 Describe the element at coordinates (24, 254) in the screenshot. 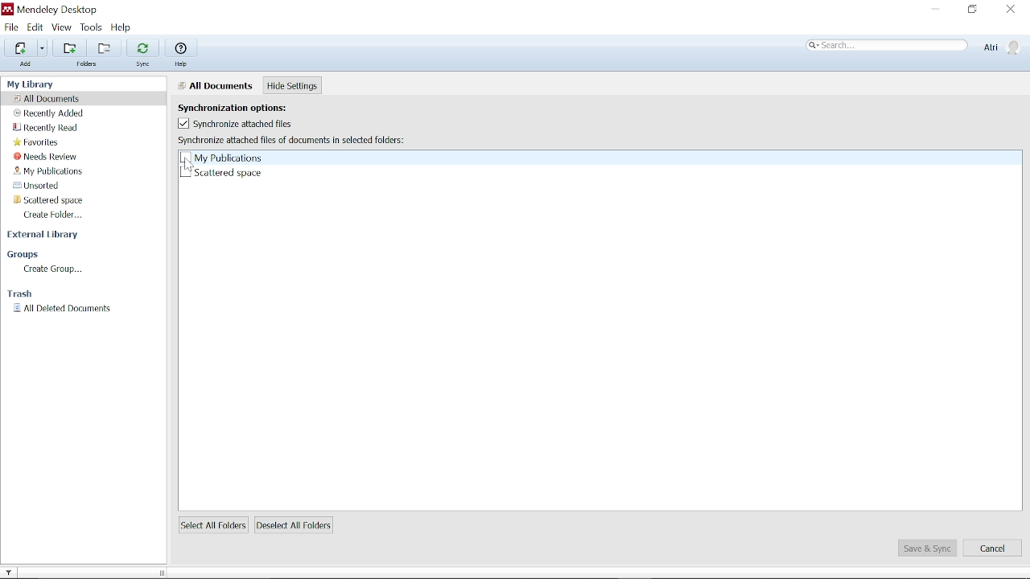

I see `Groups` at that location.